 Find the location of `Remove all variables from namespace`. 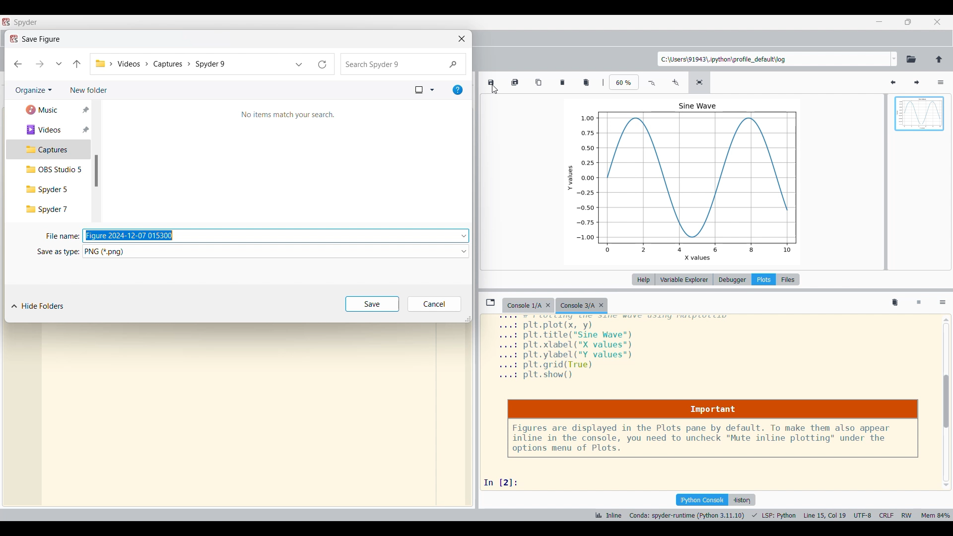

Remove all variables from namespace is located at coordinates (895, 303).